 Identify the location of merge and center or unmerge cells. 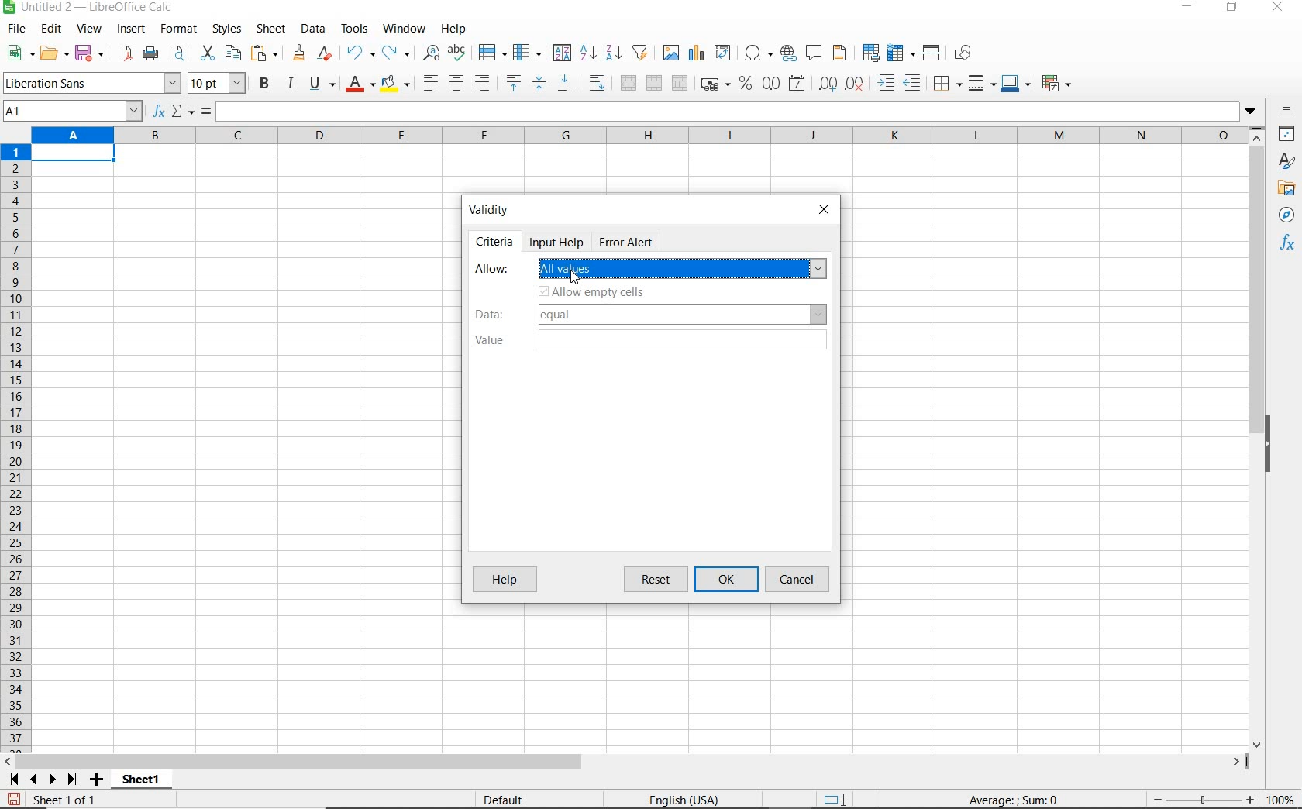
(629, 84).